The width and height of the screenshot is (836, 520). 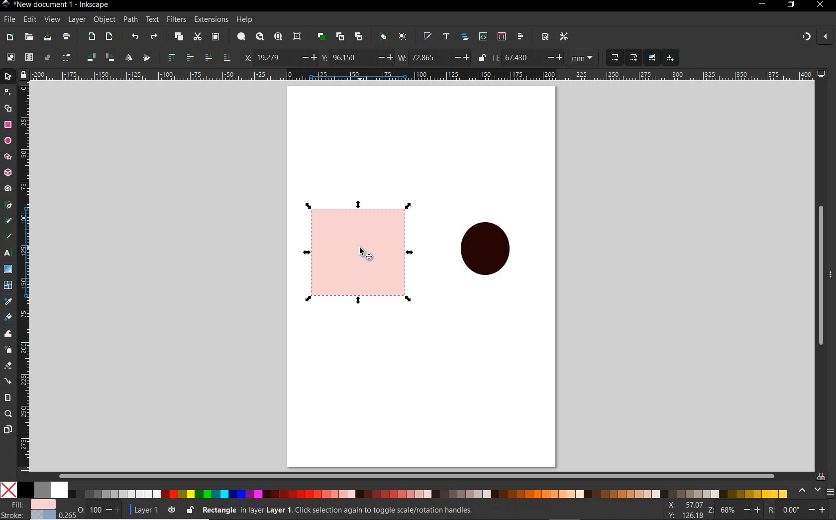 I want to click on open align and distribu, so click(x=520, y=37).